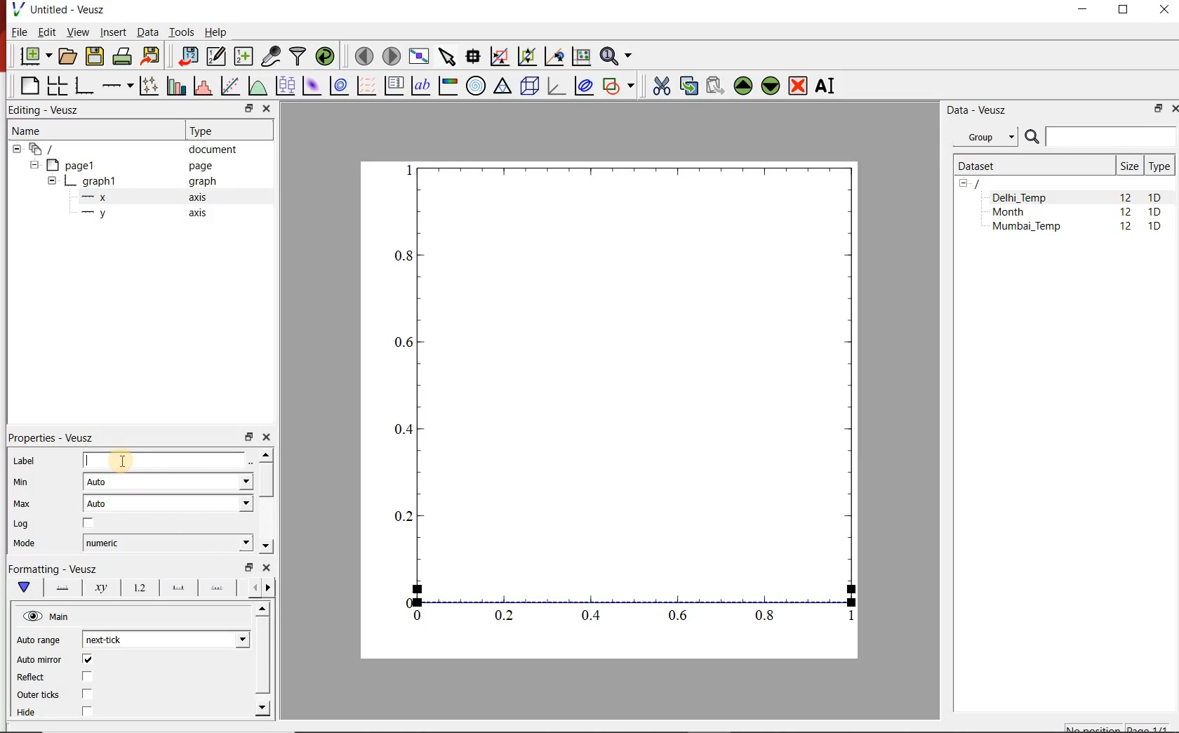 Image resolution: width=1179 pixels, height=733 pixels. I want to click on restore, so click(251, 567).